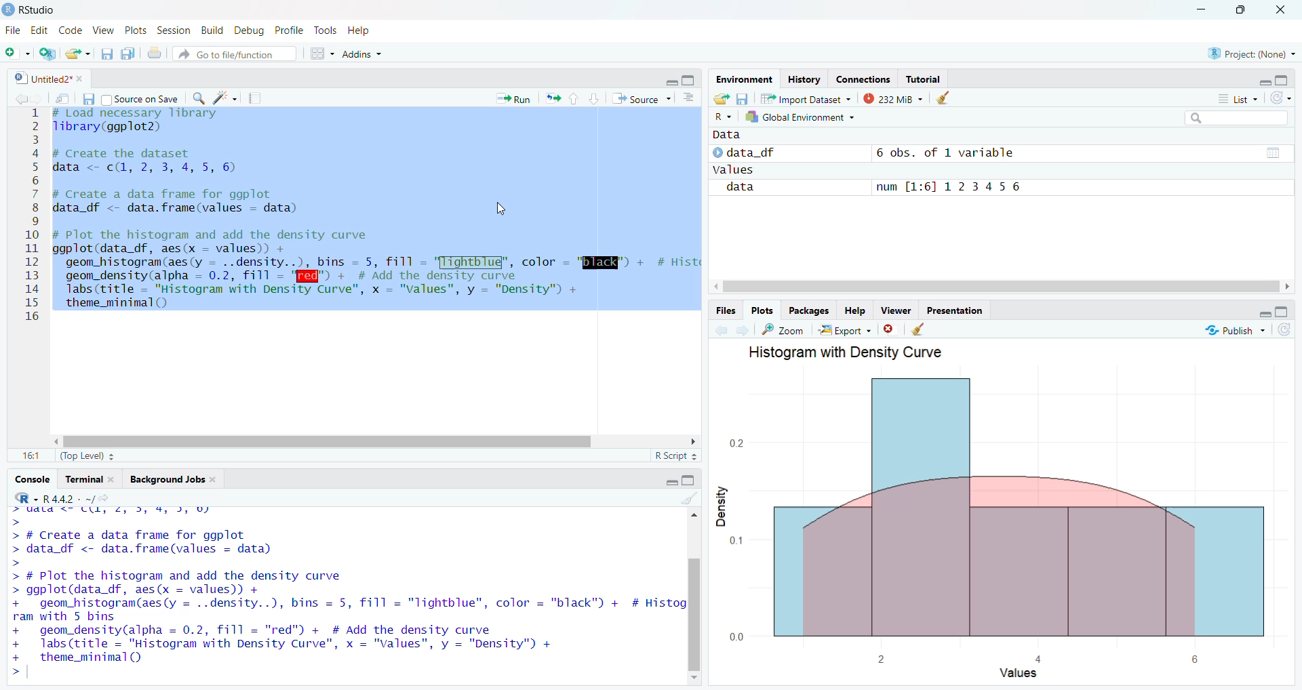 This screenshot has height=690, width=1302. Describe the element at coordinates (155, 55) in the screenshot. I see `print the current file` at that location.